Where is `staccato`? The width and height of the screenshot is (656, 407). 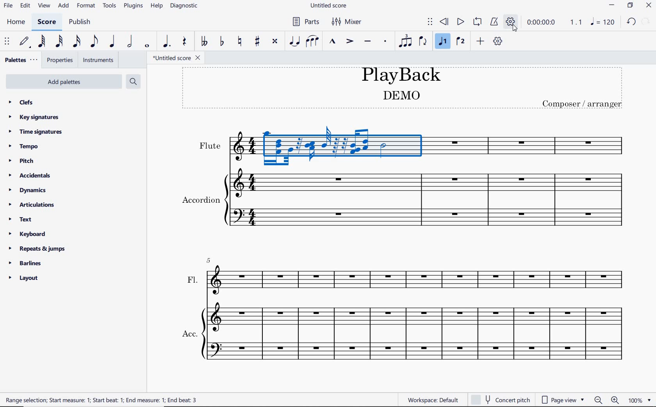
staccato is located at coordinates (385, 41).